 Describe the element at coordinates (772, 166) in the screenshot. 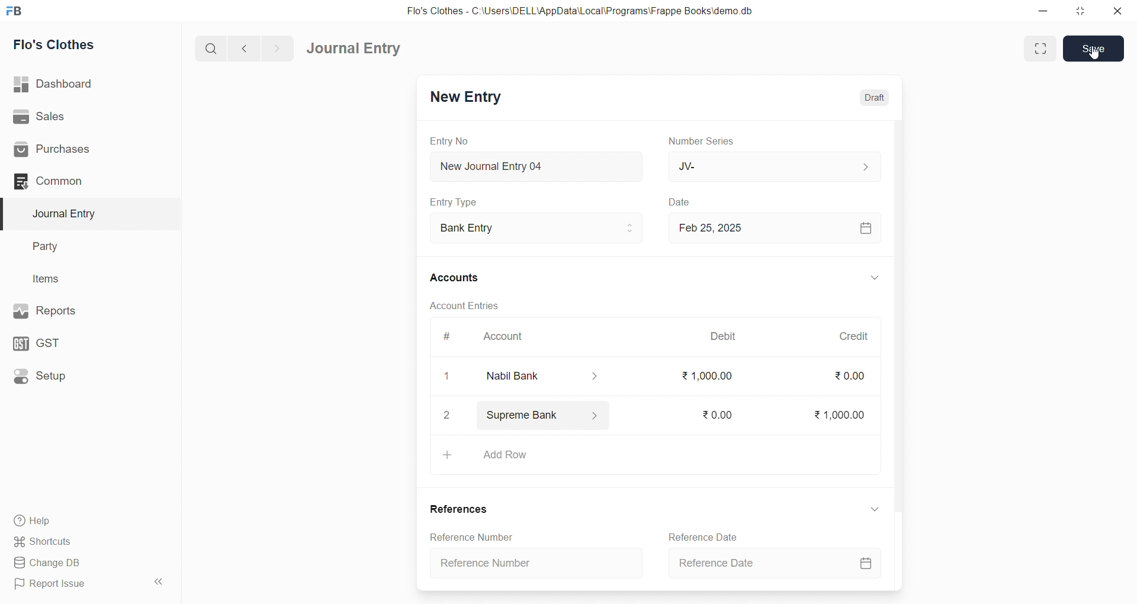

I see `JV-` at that location.